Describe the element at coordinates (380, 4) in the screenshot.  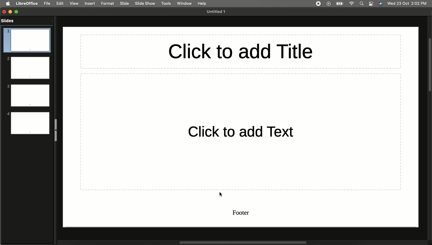
I see `Voice control` at that location.